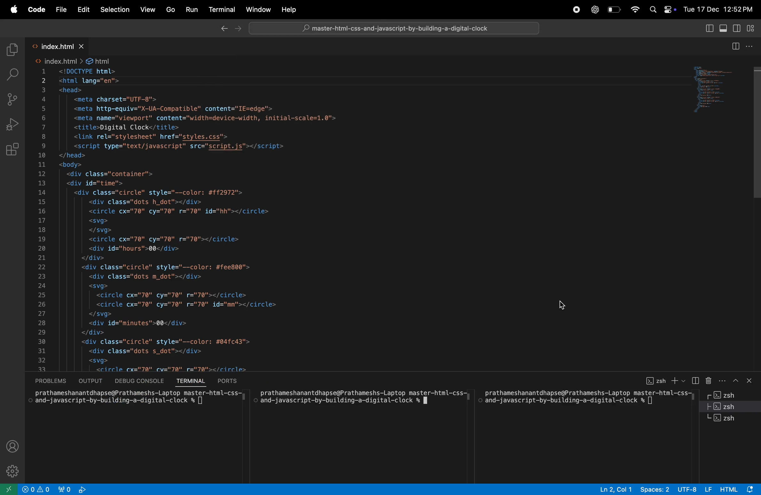 The width and height of the screenshot is (761, 495). I want to click on File, so click(60, 10).